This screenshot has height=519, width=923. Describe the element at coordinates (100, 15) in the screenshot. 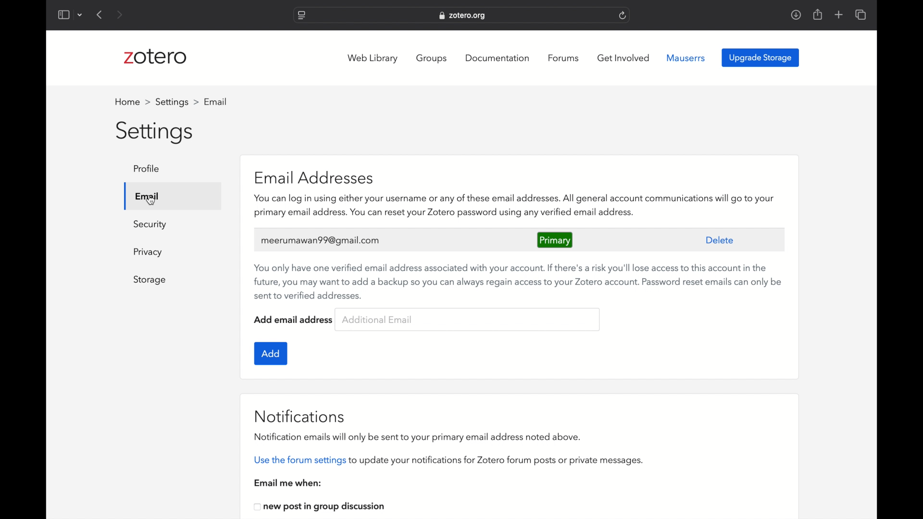

I see `previous` at that location.